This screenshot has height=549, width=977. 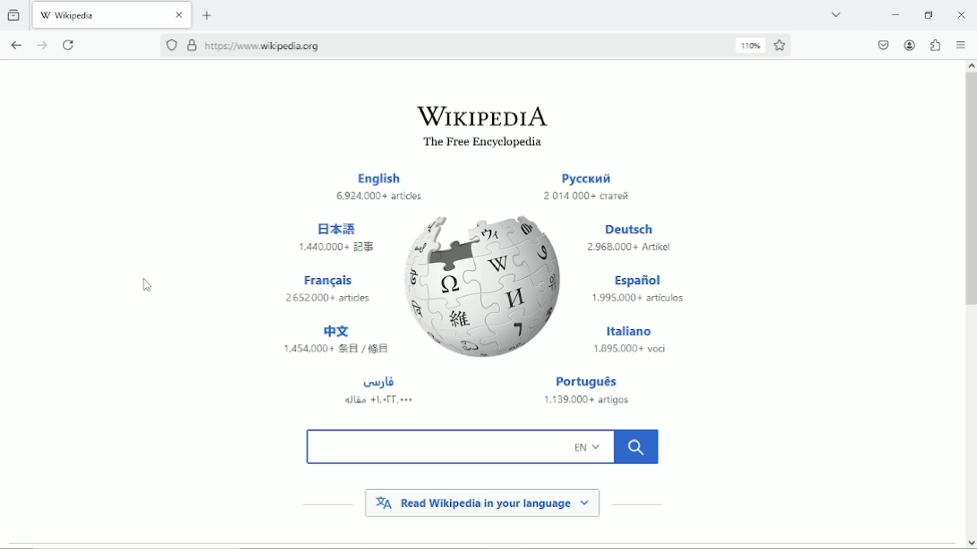 I want to click on Bookmark this page, so click(x=779, y=46).